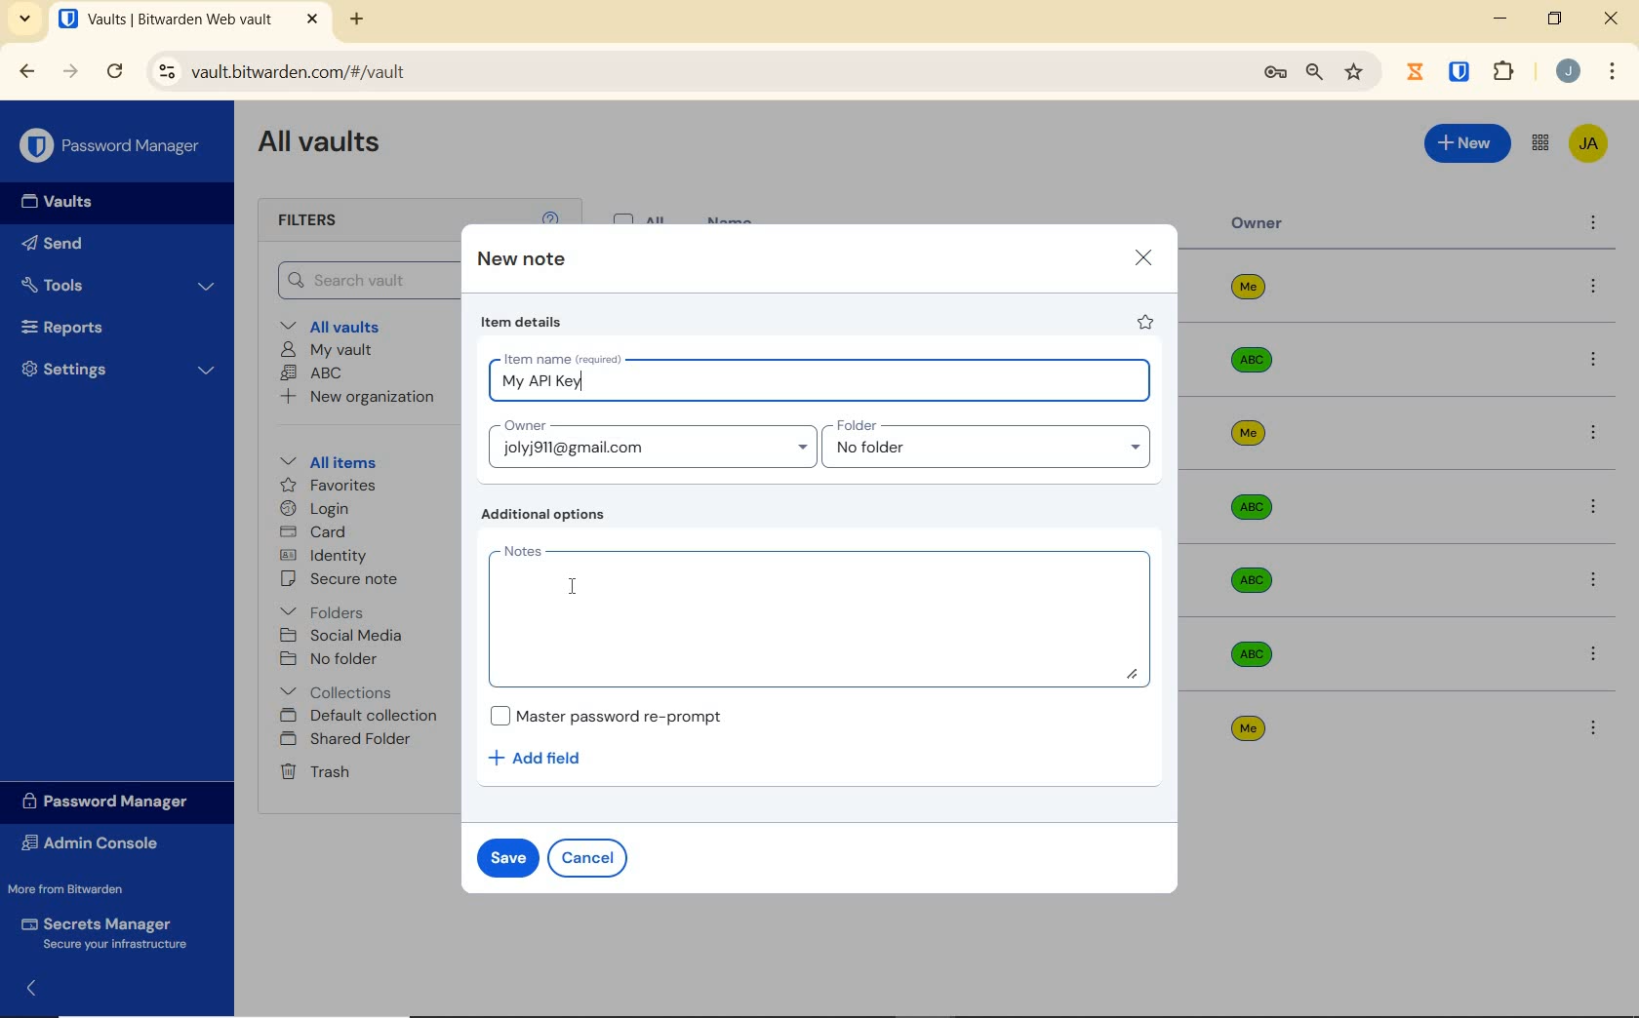 This screenshot has width=1639, height=1018. What do you see at coordinates (25, 19) in the screenshot?
I see `search tabs` at bounding box center [25, 19].